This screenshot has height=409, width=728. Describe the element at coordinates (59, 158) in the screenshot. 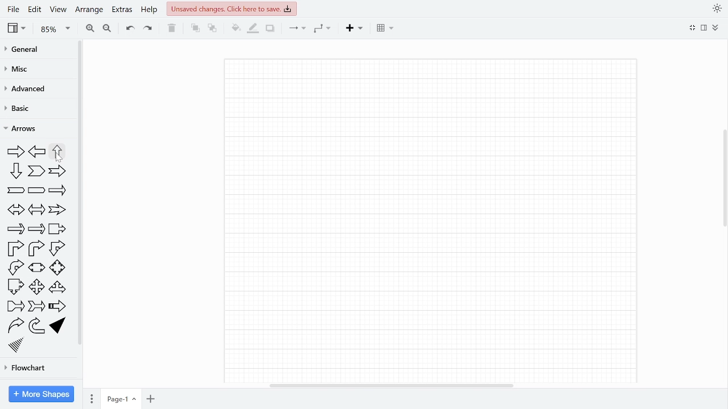

I see `cursor` at that location.